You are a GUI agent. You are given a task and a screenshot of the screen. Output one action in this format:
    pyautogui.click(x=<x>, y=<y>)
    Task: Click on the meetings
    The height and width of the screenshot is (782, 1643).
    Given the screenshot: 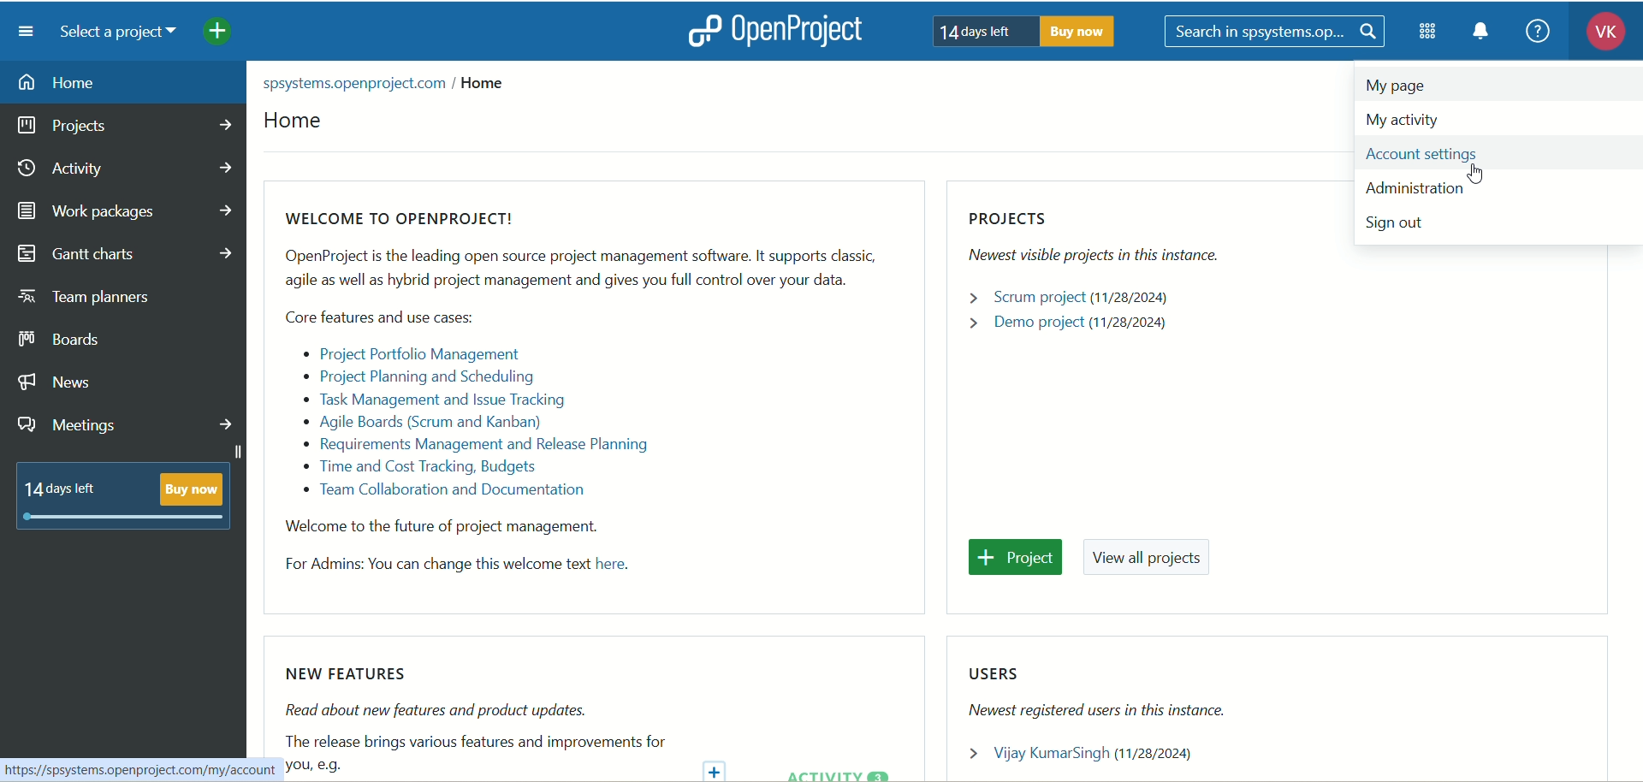 What is the action you would take?
    pyautogui.click(x=126, y=427)
    